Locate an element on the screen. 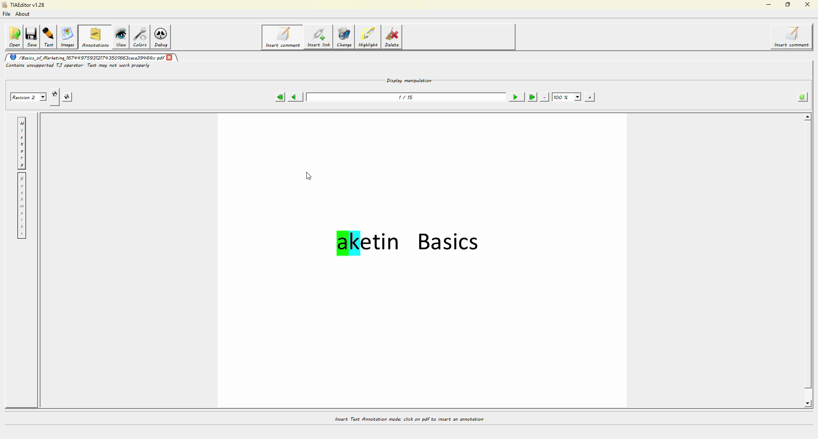 This screenshot has height=439, width=818. annotations is located at coordinates (95, 37).